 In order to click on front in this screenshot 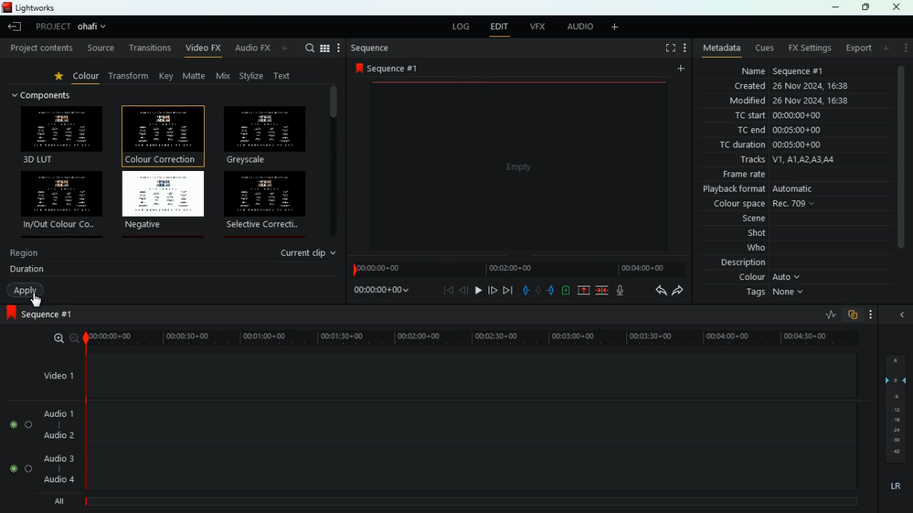, I will do `click(550, 290)`.